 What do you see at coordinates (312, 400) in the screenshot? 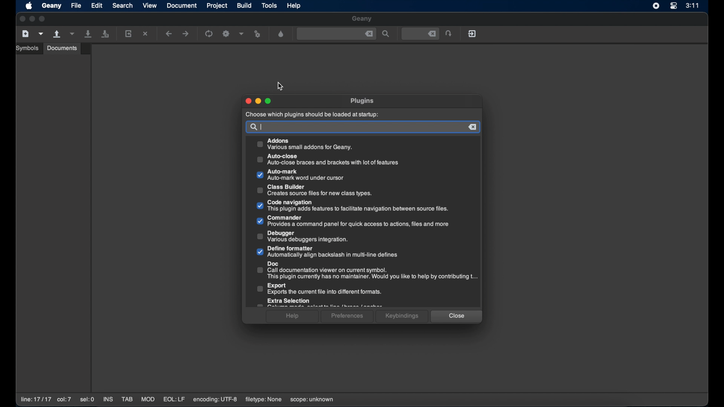
I see `scope:` at bounding box center [312, 400].